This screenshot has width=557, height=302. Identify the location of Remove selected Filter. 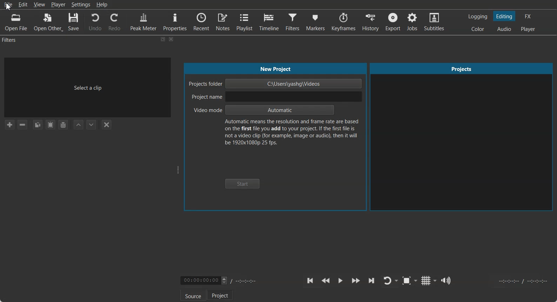
(22, 124).